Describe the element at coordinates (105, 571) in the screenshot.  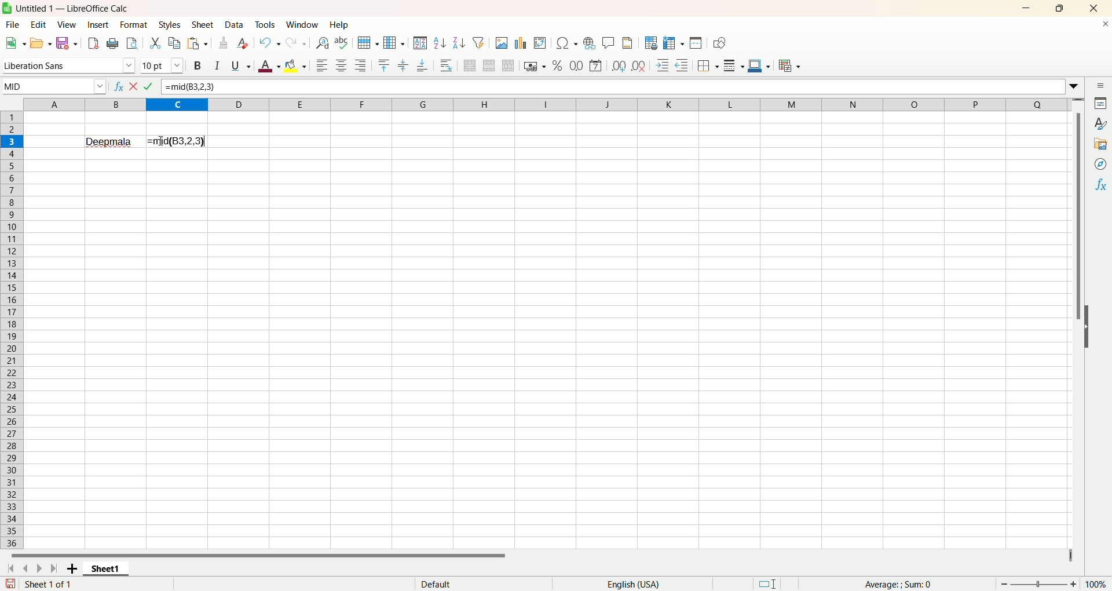
I see `sheet name` at that location.